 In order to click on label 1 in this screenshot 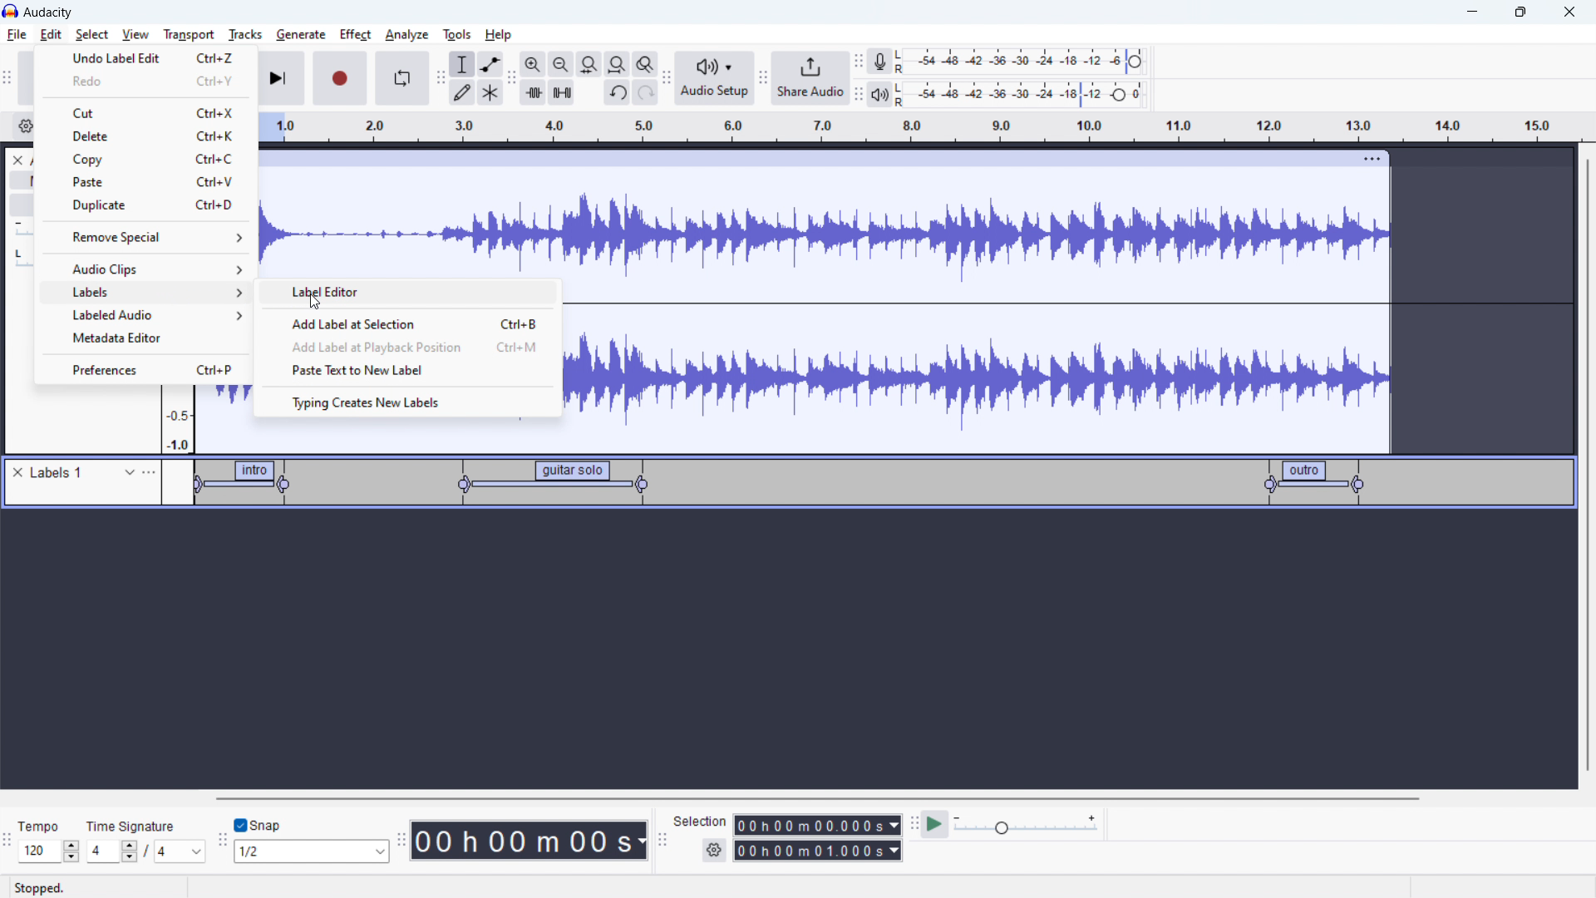, I will do `click(246, 485)`.